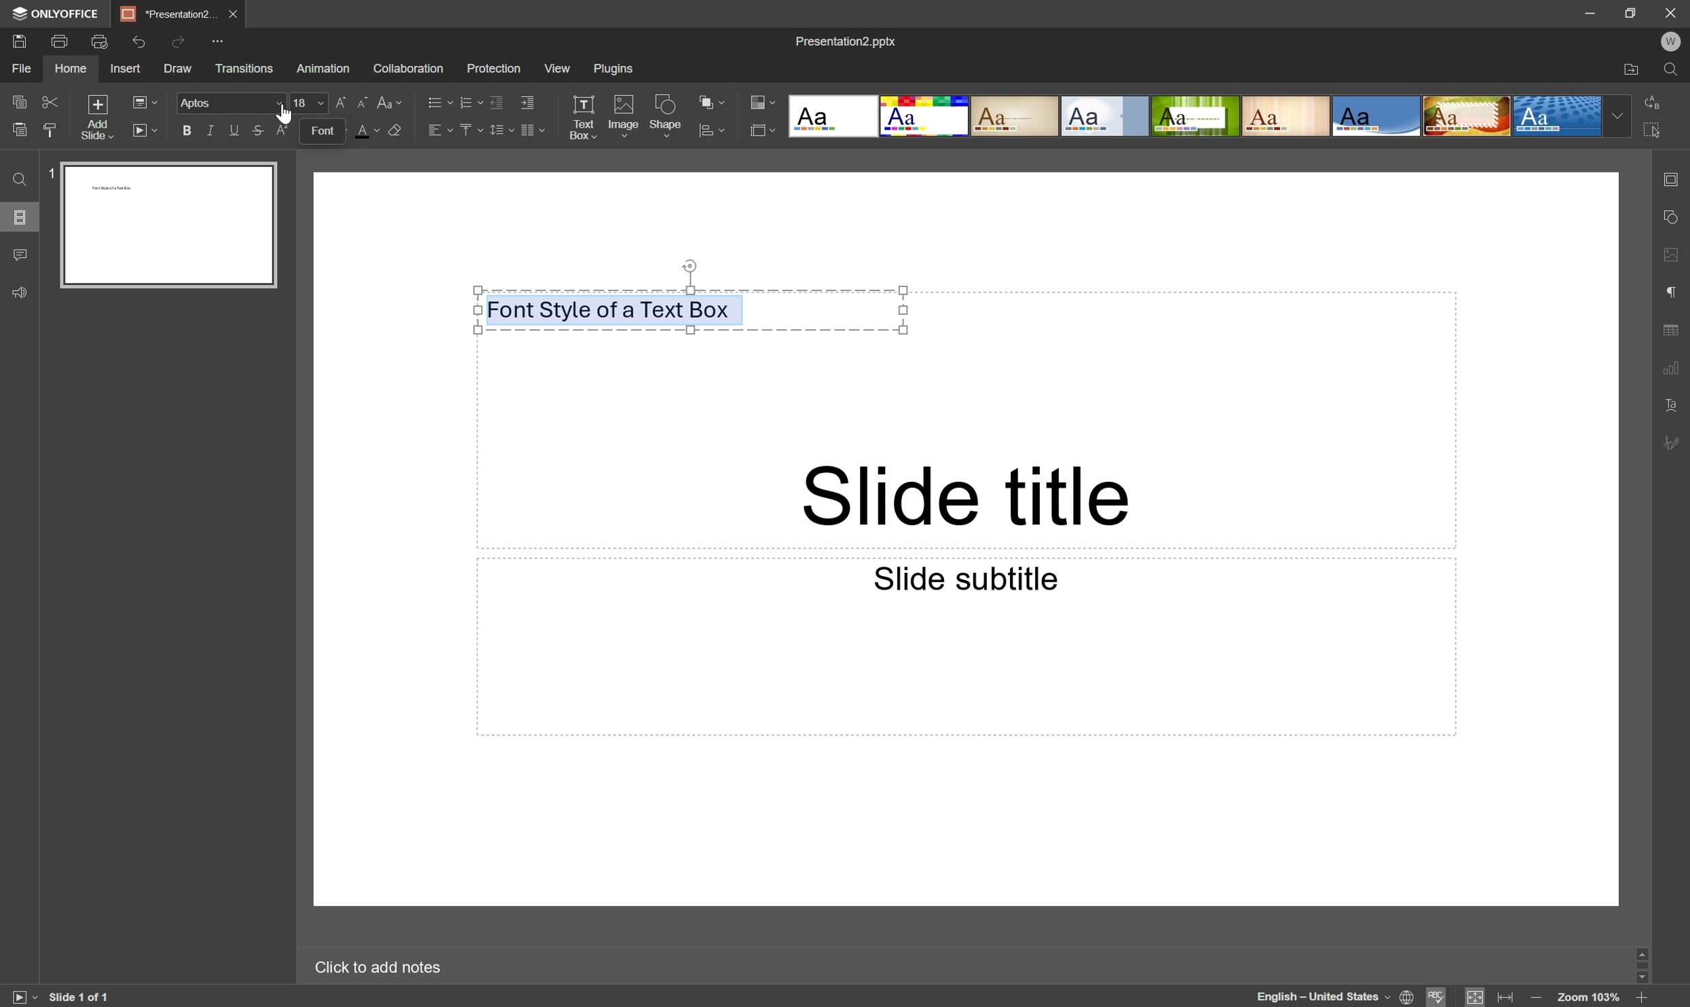 The height and width of the screenshot is (1007, 1690). I want to click on Text Art settings, so click(1674, 411).